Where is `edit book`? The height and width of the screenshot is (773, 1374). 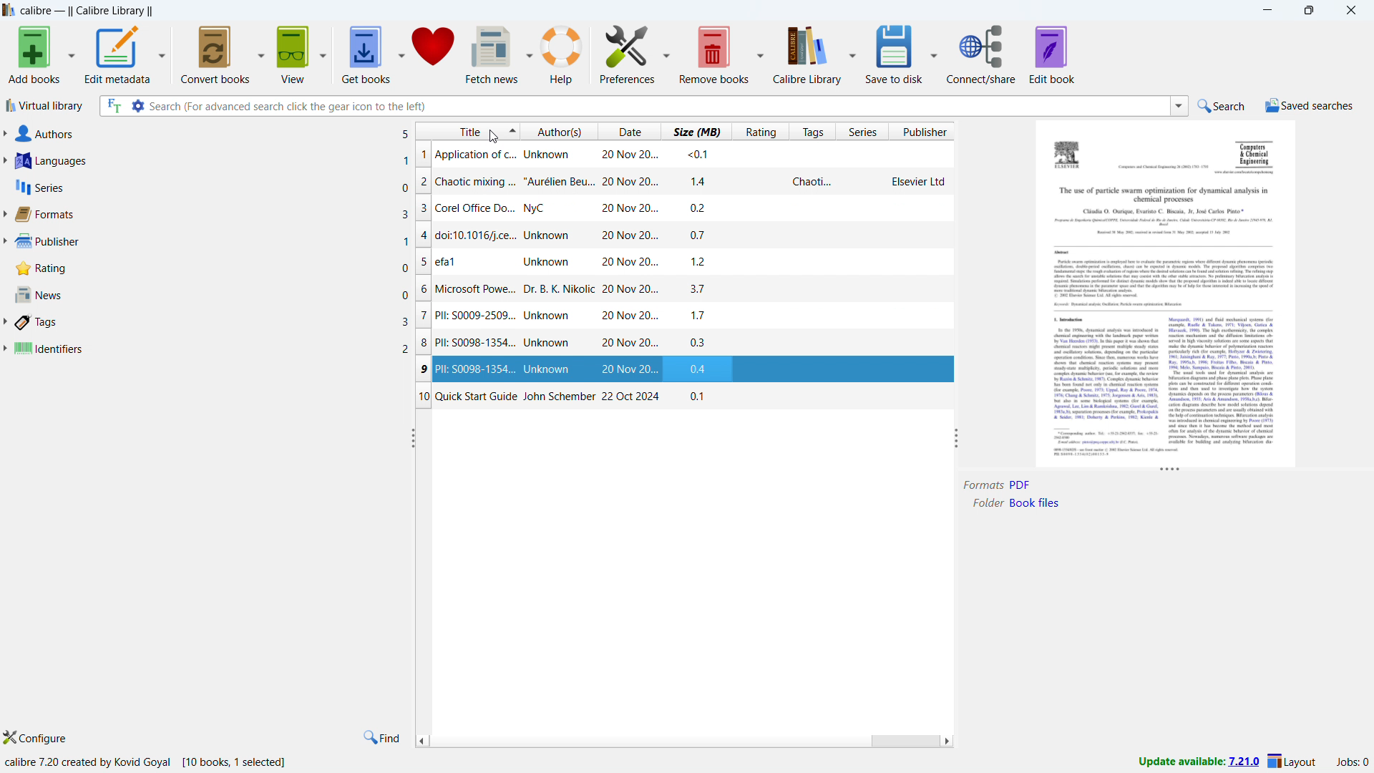 edit book is located at coordinates (1053, 54).